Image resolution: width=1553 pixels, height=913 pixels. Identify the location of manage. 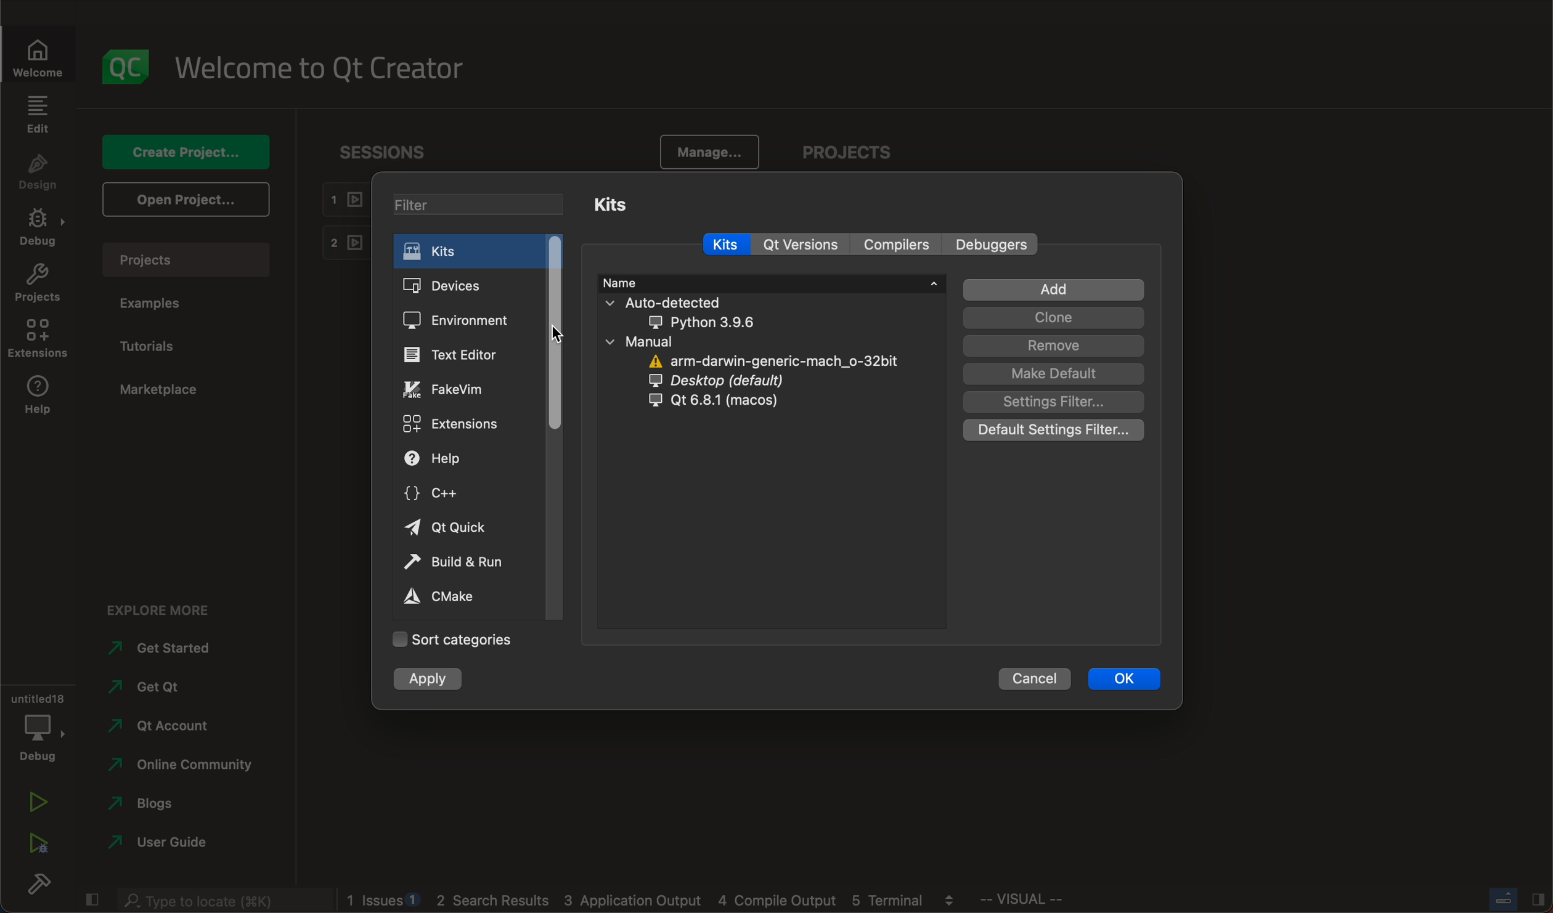
(710, 149).